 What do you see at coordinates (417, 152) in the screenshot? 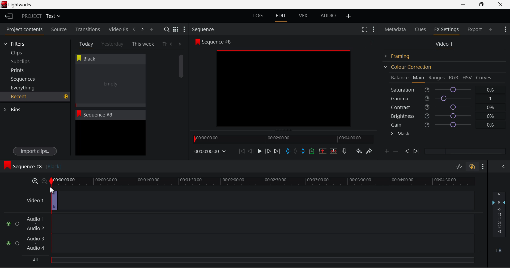
I see `Next keyframe` at bounding box center [417, 152].